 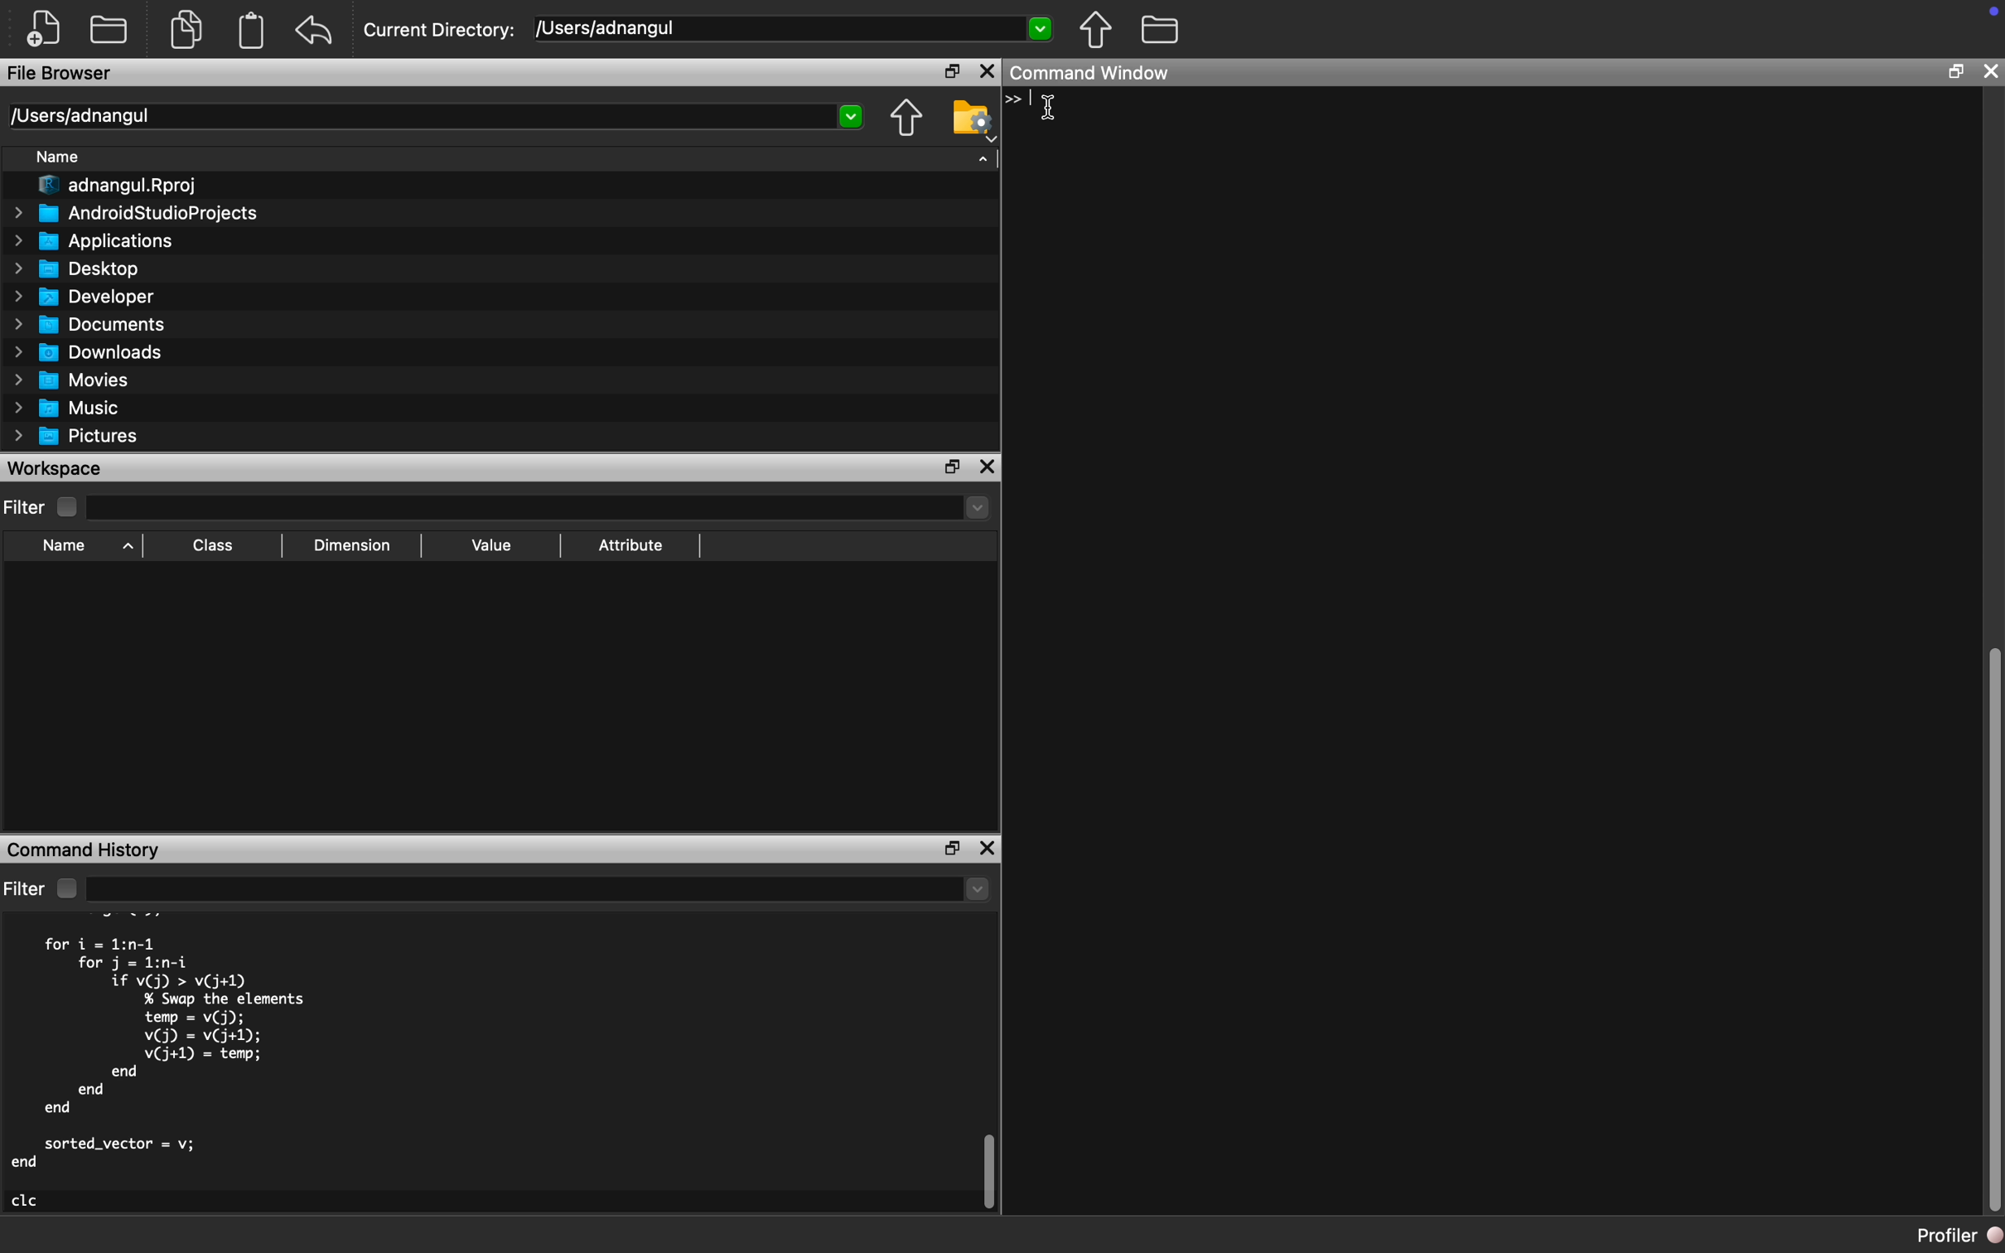 What do you see at coordinates (64, 408) in the screenshot?
I see `Music` at bounding box center [64, 408].